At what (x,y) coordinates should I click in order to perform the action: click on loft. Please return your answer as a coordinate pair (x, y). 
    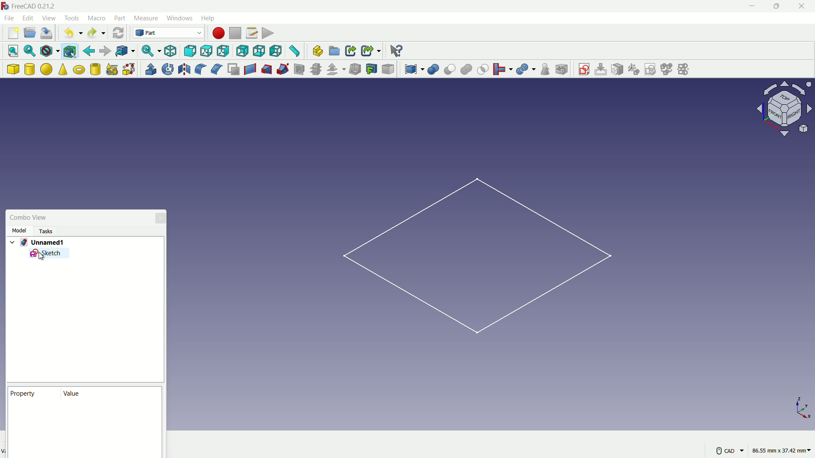
    Looking at the image, I should click on (267, 69).